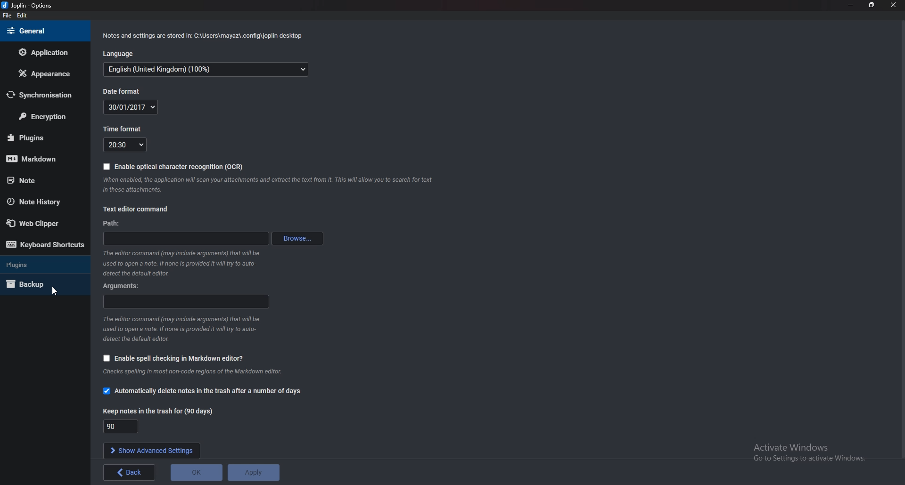 The image size is (905, 485). I want to click on Info on ocr, so click(277, 183).